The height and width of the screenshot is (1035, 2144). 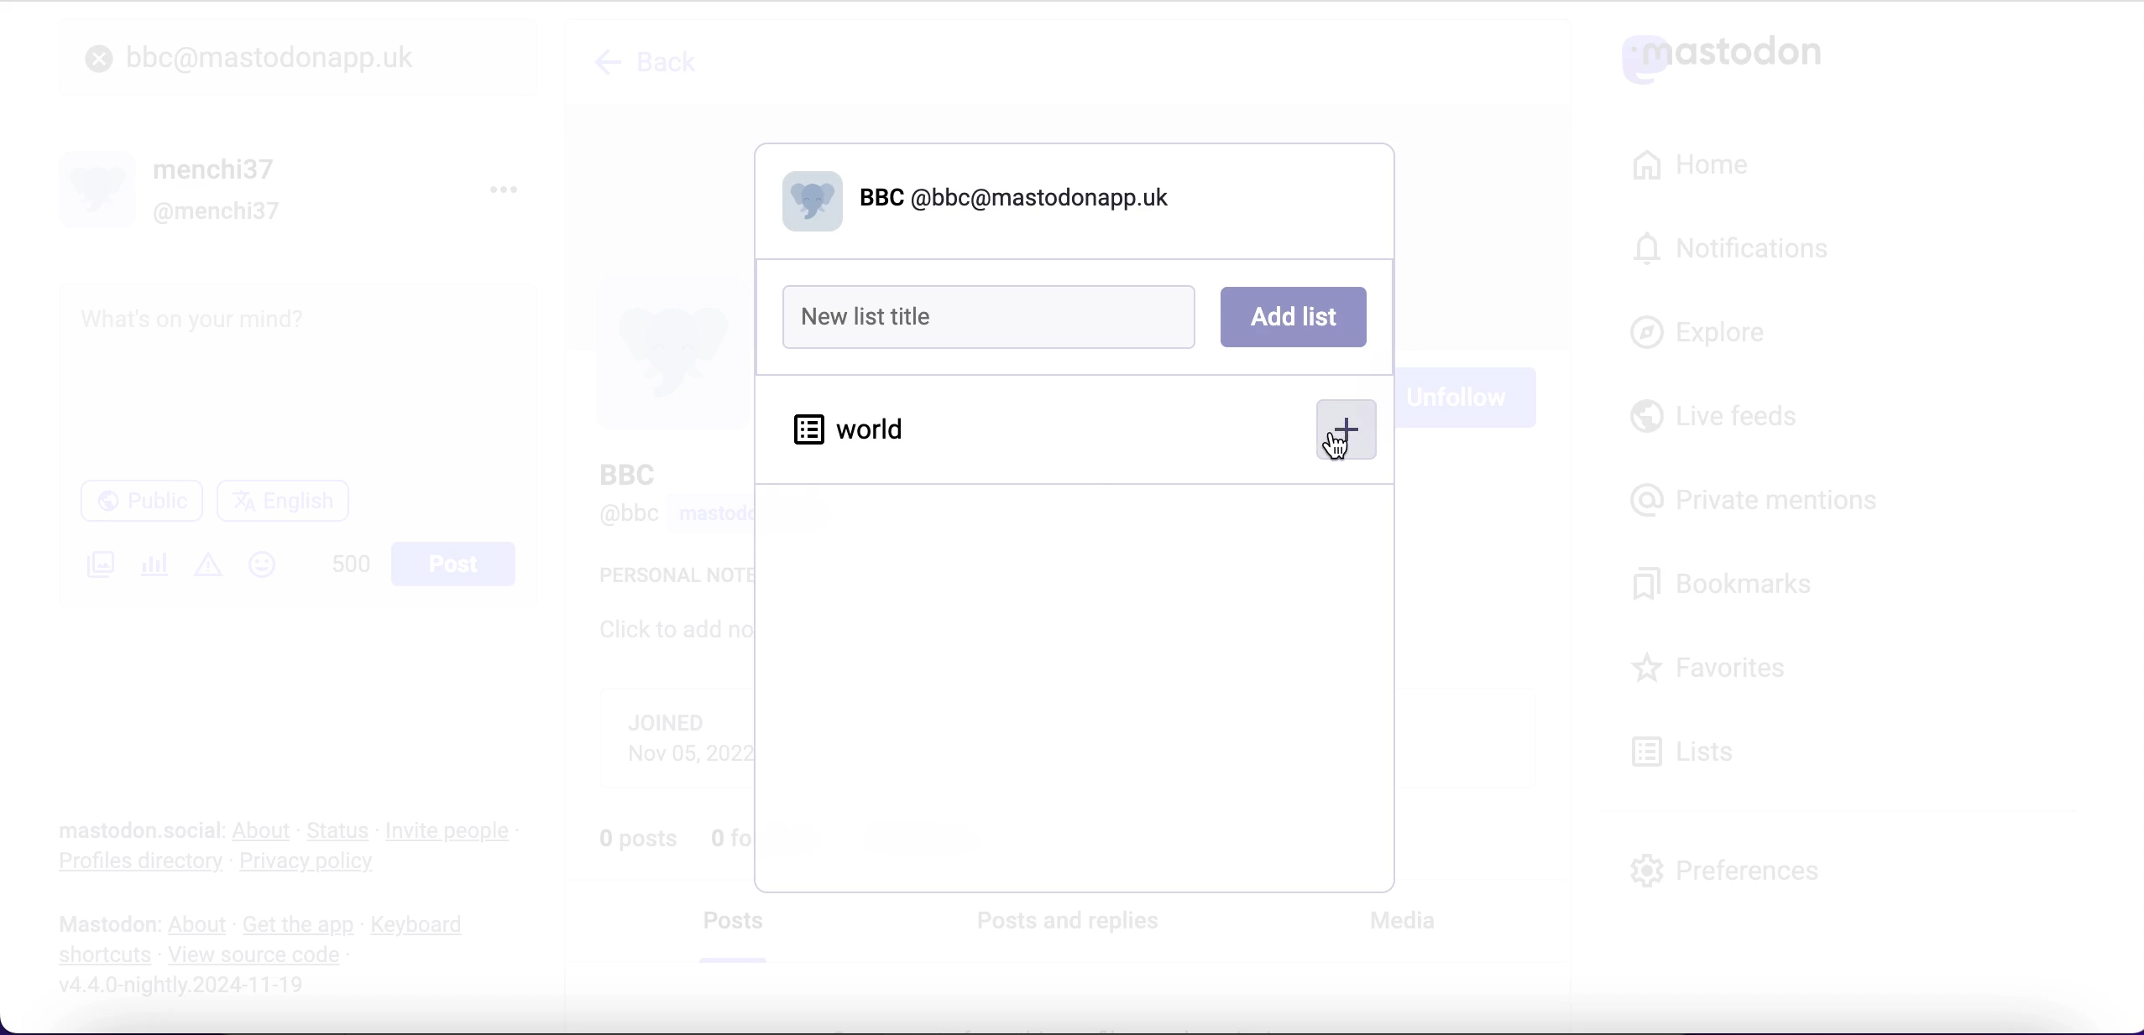 I want to click on privacy policy, so click(x=322, y=864).